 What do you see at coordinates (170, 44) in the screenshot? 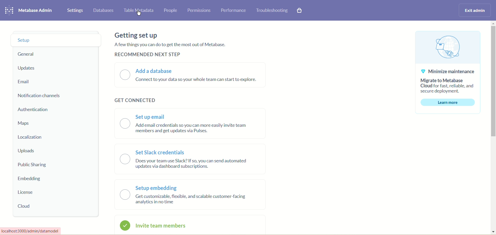
I see `A few things you can do to get the most out of Metabase.` at bounding box center [170, 44].